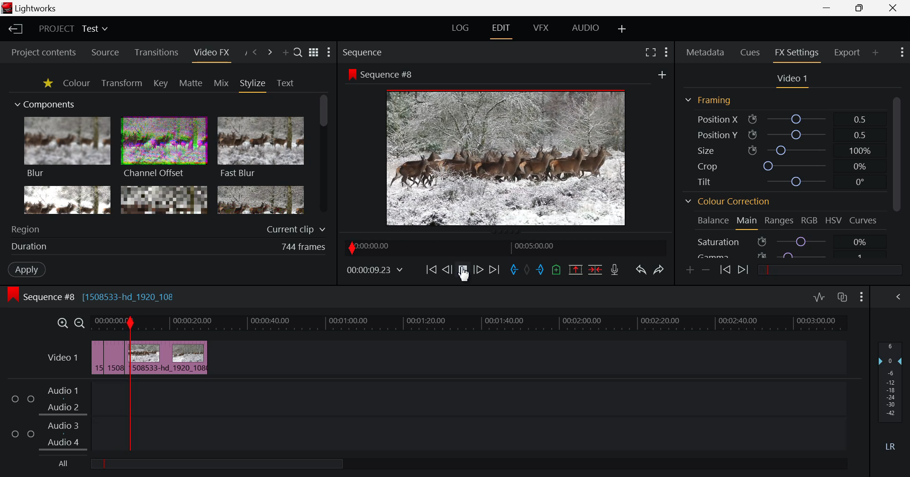  What do you see at coordinates (891, 393) in the screenshot?
I see `Decibel Level` at bounding box center [891, 393].